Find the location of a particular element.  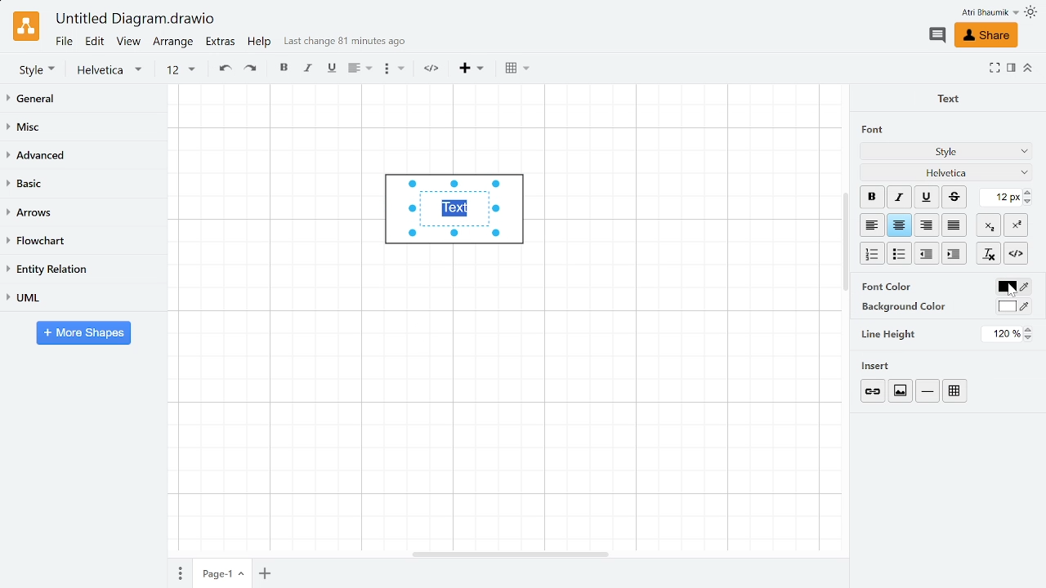

Line is located at coordinates (928, 391).